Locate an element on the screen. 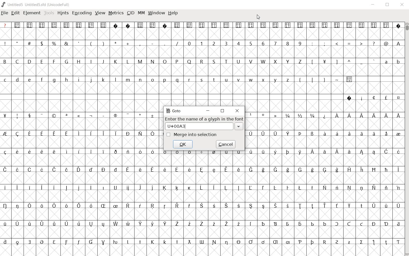  Symbol is located at coordinates (226, 242).